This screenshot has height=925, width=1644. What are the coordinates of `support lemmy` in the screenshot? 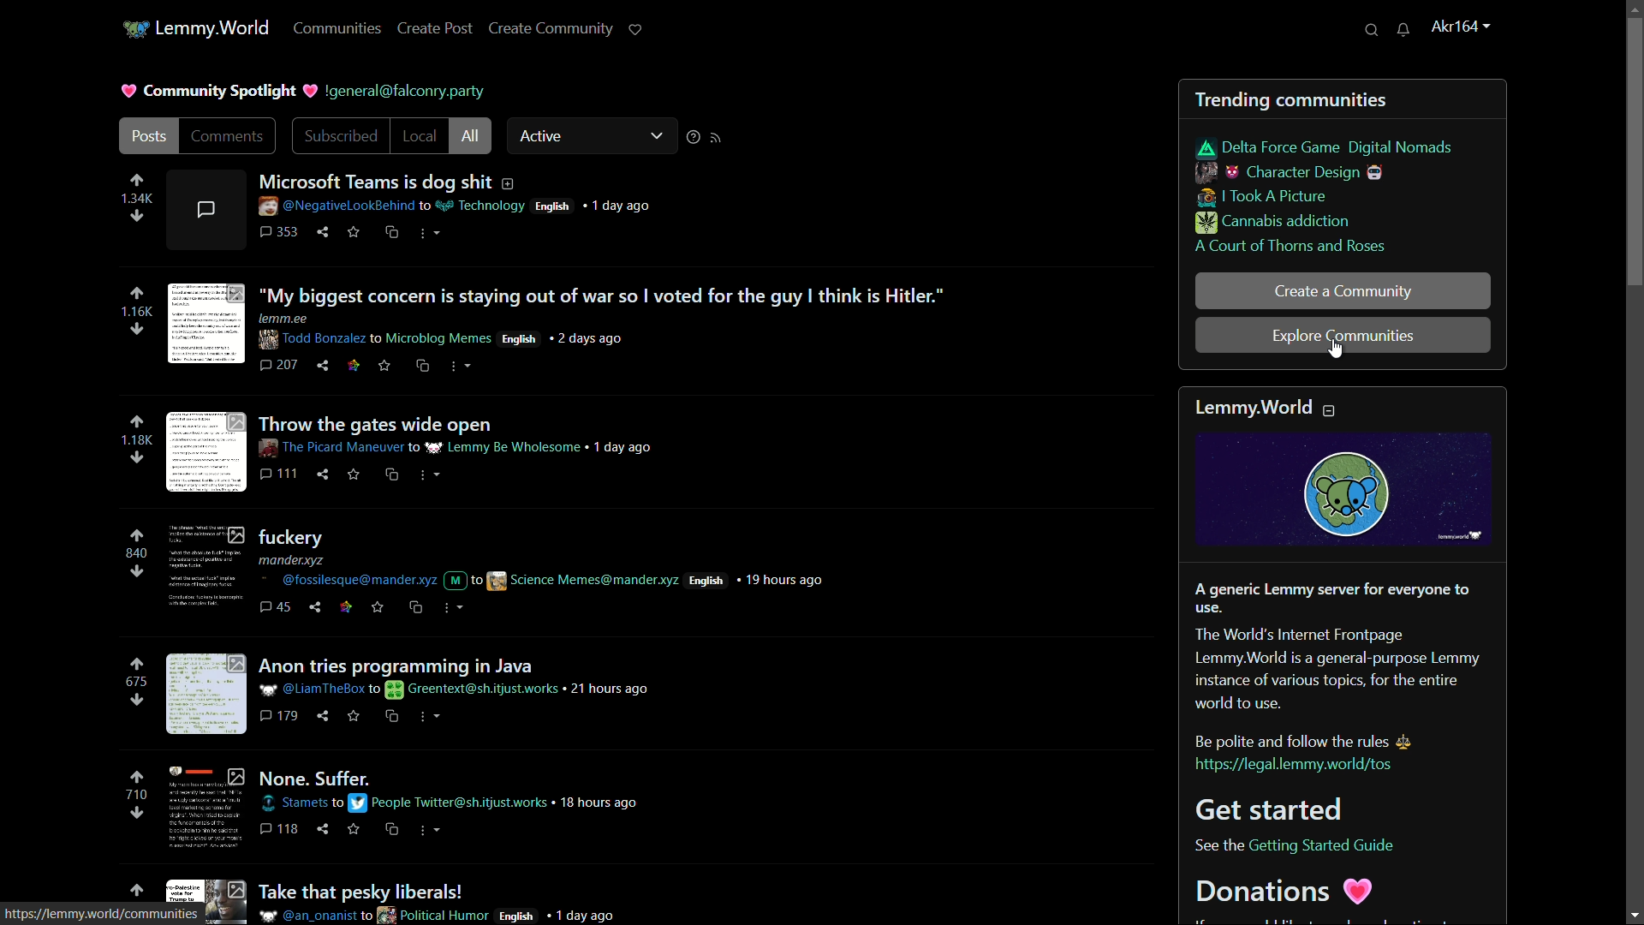 It's located at (638, 27).